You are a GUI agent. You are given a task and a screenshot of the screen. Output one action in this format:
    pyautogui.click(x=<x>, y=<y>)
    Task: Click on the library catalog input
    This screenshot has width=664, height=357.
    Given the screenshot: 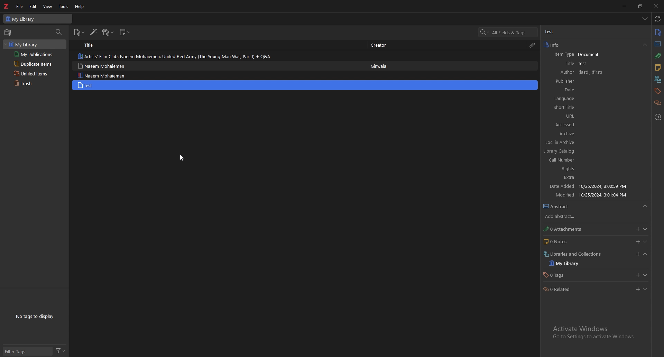 What is the action you would take?
    pyautogui.click(x=595, y=151)
    